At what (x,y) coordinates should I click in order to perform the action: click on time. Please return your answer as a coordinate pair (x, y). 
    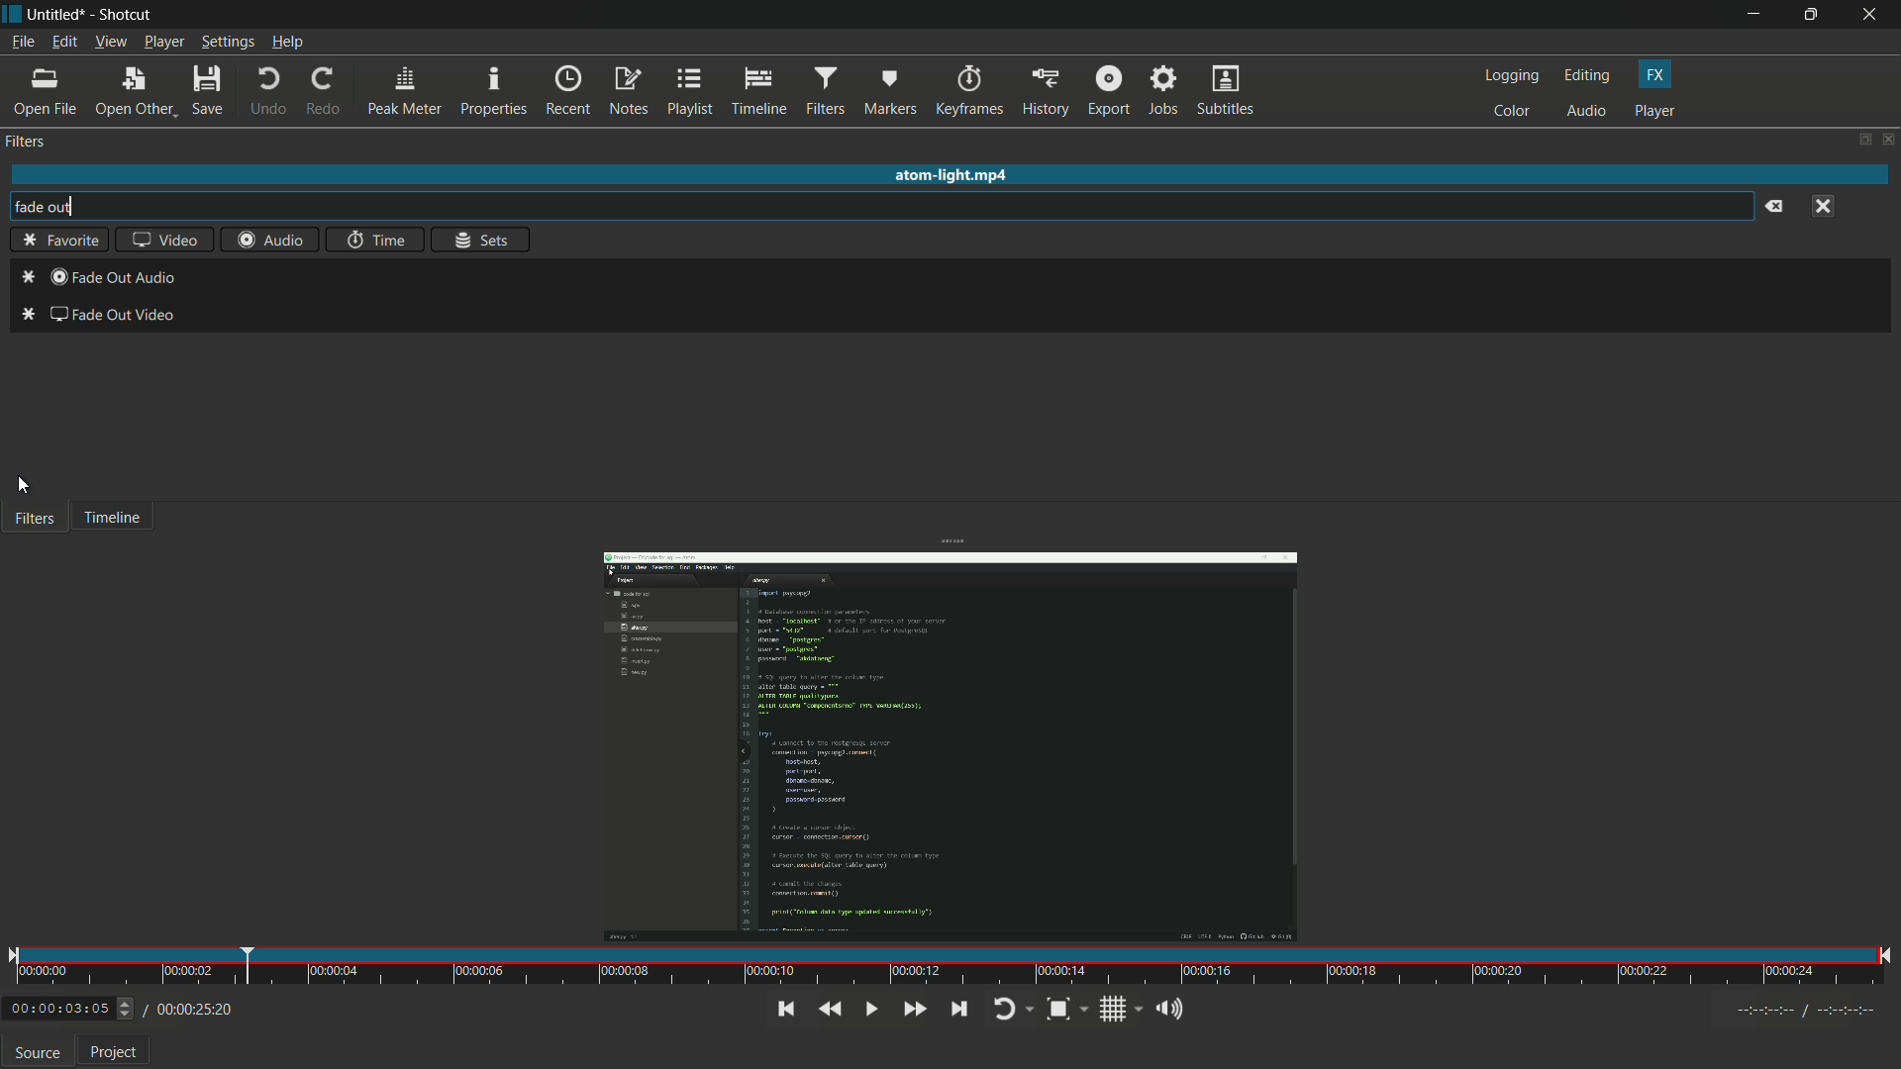
    Looking at the image, I should click on (373, 242).